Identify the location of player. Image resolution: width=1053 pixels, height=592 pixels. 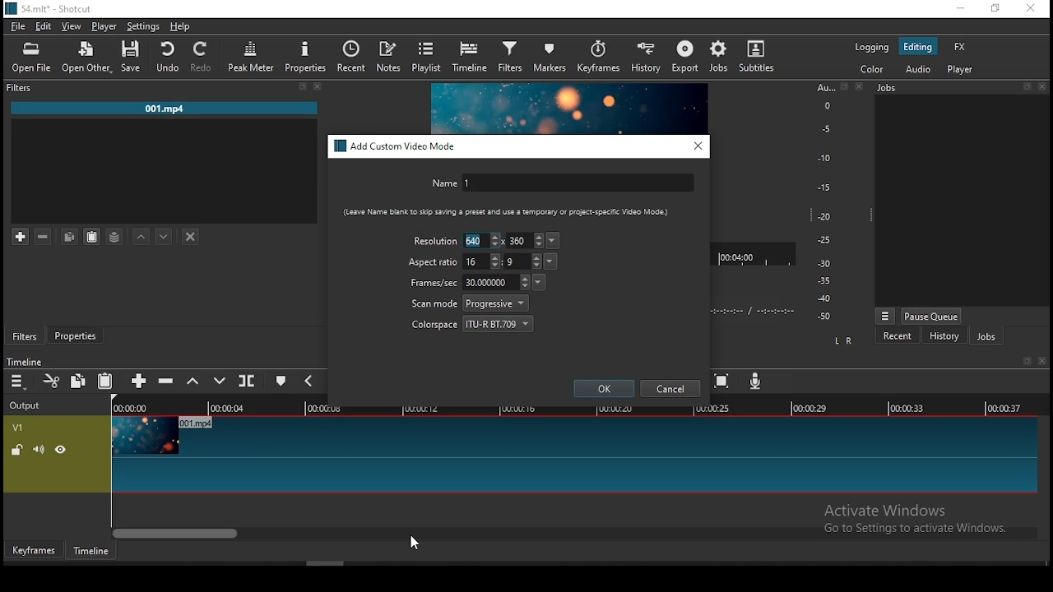
(105, 27).